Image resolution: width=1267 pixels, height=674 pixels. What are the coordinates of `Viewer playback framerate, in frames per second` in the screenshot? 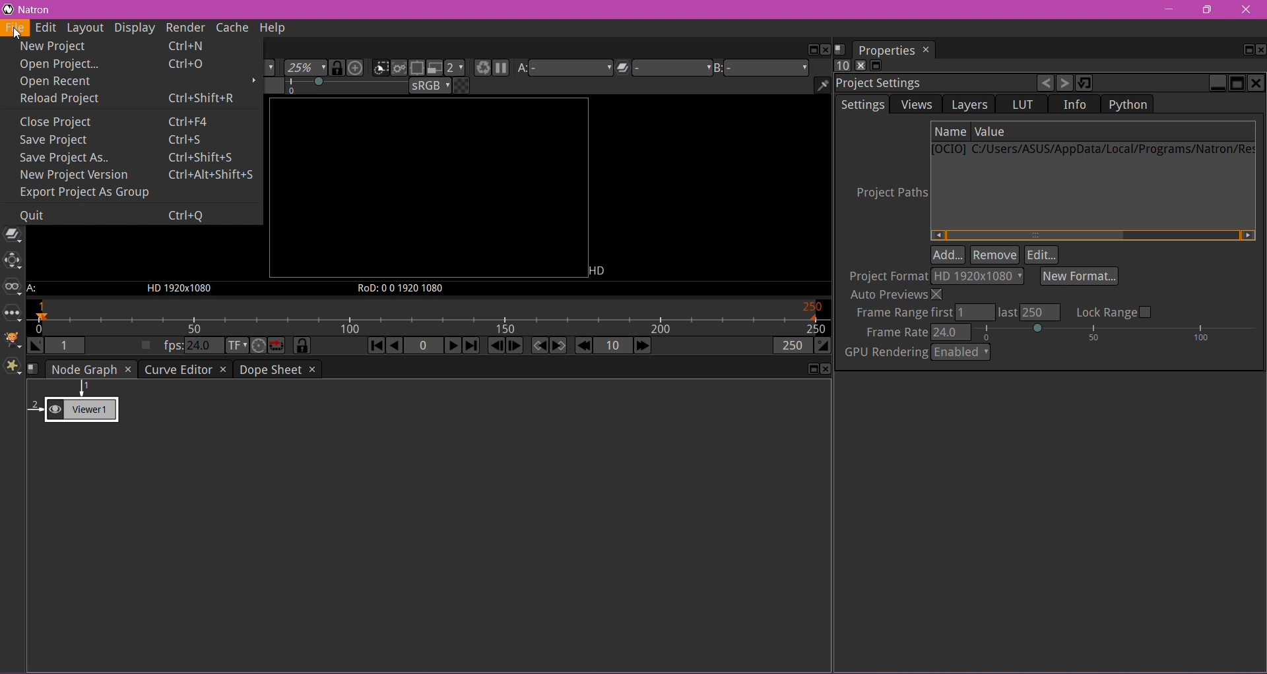 It's located at (191, 346).